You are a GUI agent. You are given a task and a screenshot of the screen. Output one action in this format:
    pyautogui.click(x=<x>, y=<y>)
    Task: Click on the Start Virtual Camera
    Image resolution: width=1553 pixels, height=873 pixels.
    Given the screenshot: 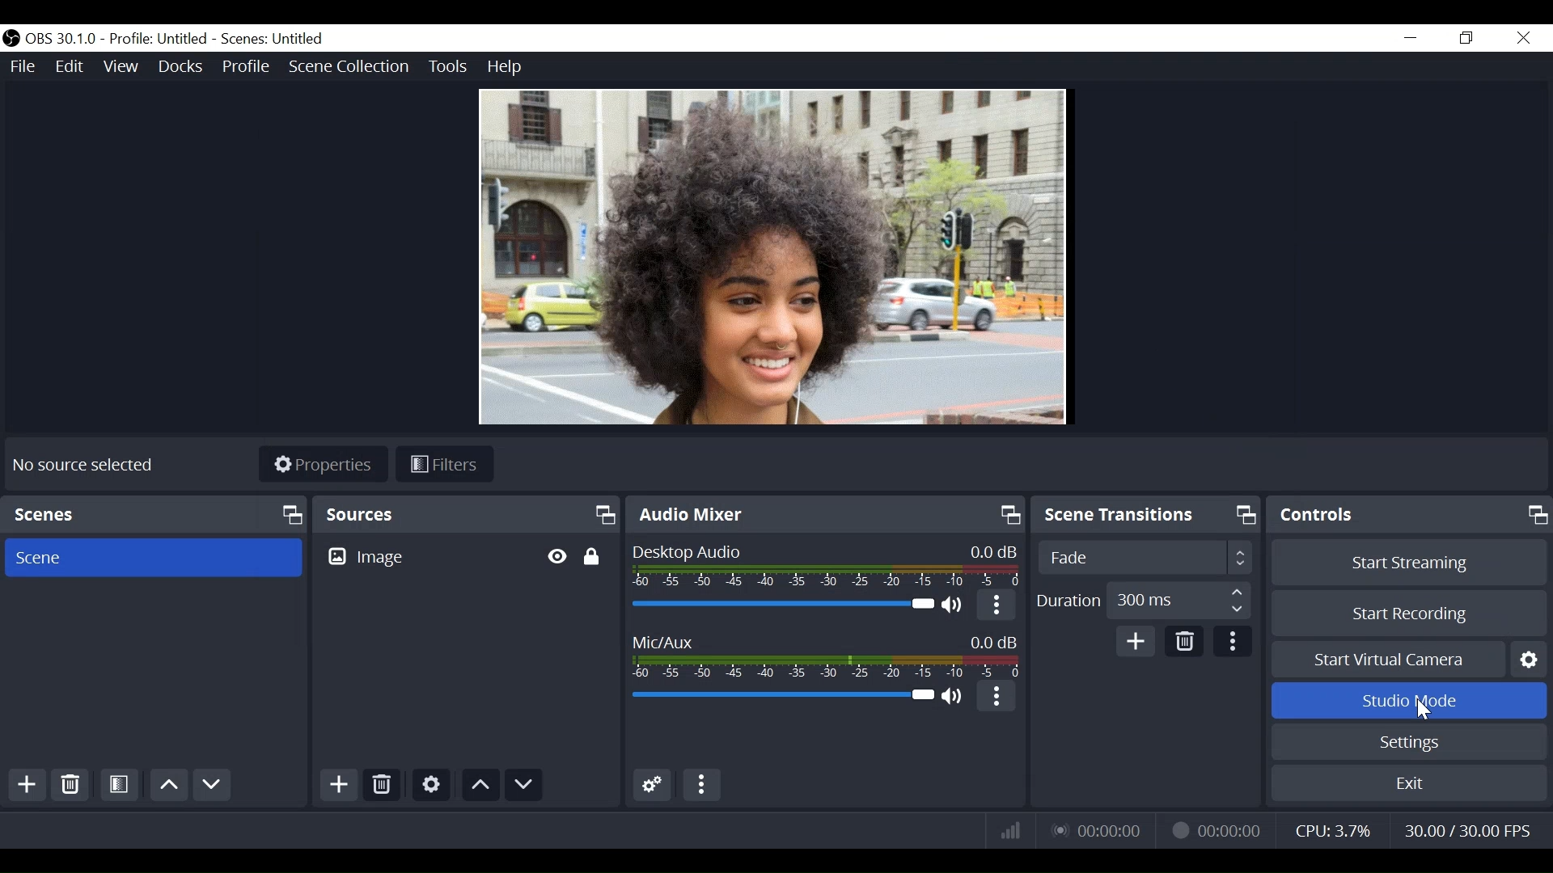 What is the action you would take?
    pyautogui.click(x=1381, y=657)
    